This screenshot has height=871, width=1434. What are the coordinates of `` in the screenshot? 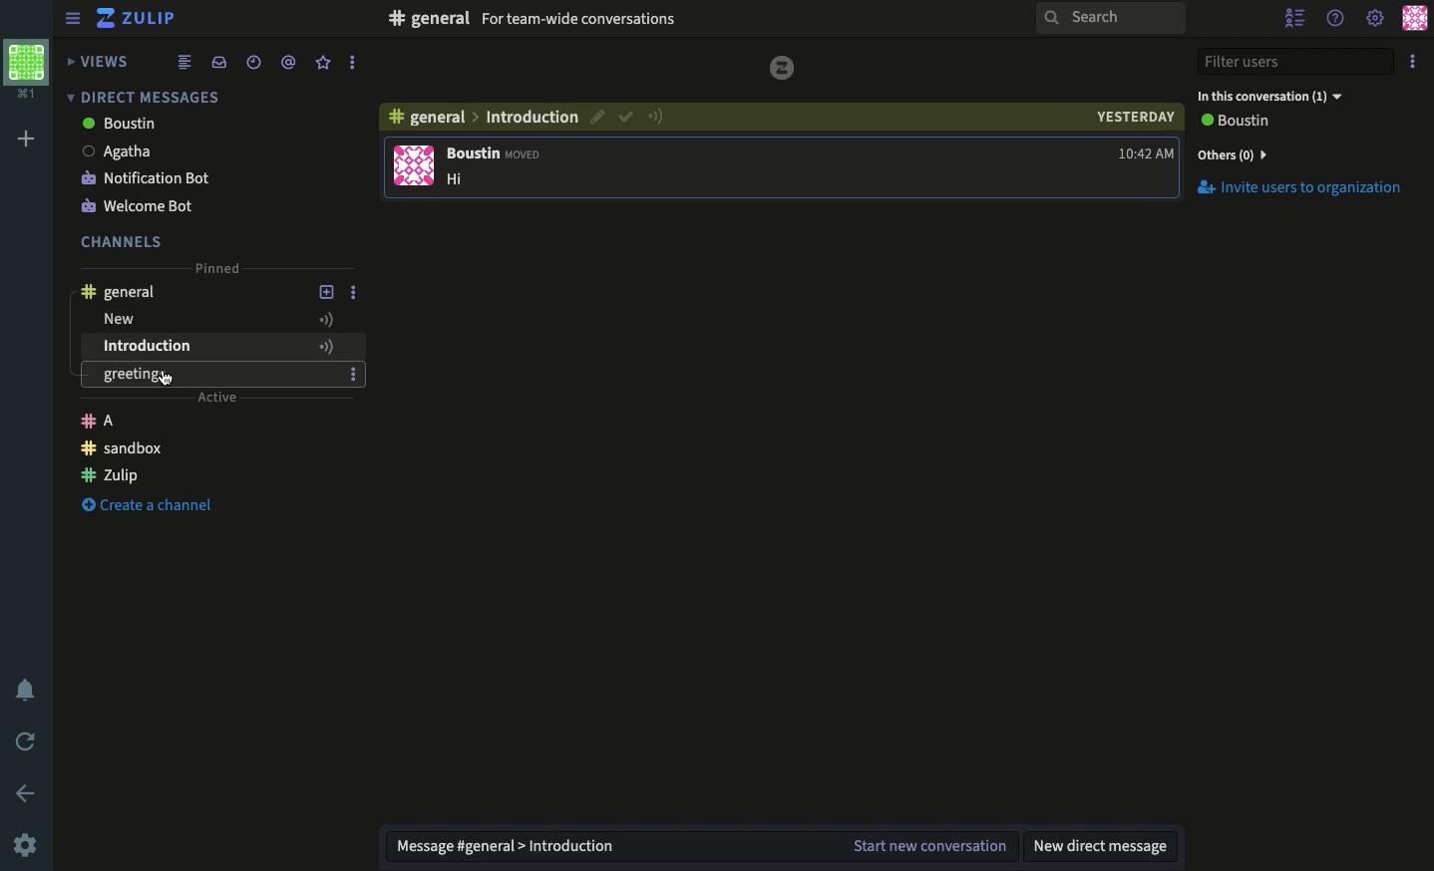 It's located at (531, 117).